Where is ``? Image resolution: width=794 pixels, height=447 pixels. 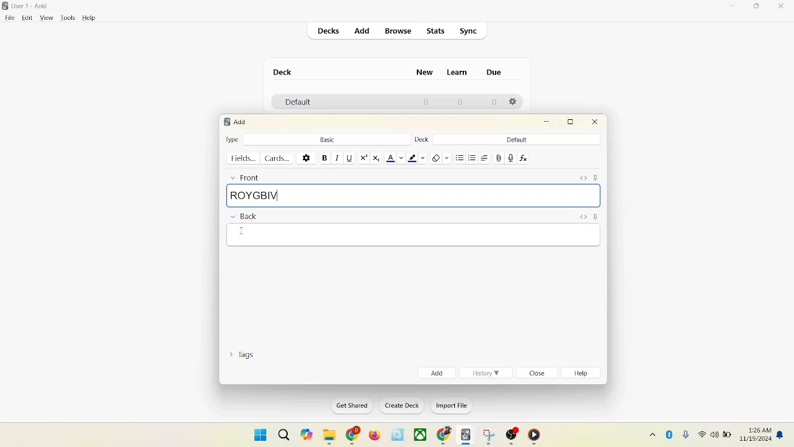
 is located at coordinates (461, 104).